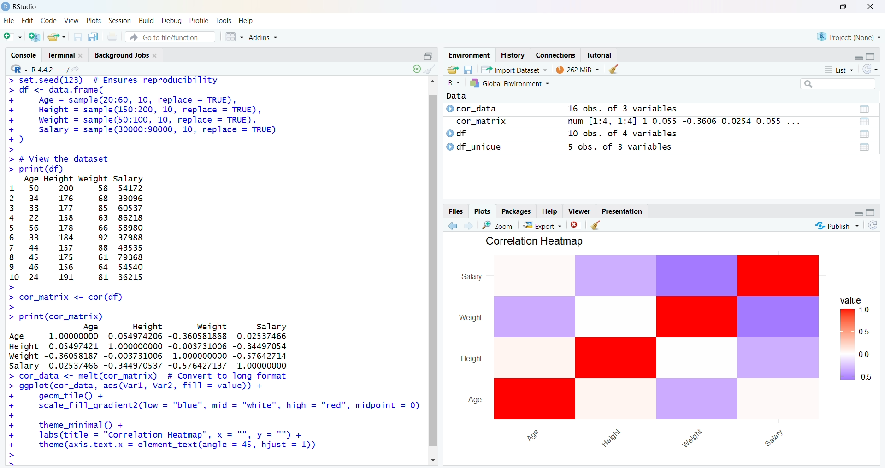 Image resolution: width=885 pixels, height=468 pixels. I want to click on Viewer, so click(580, 211).